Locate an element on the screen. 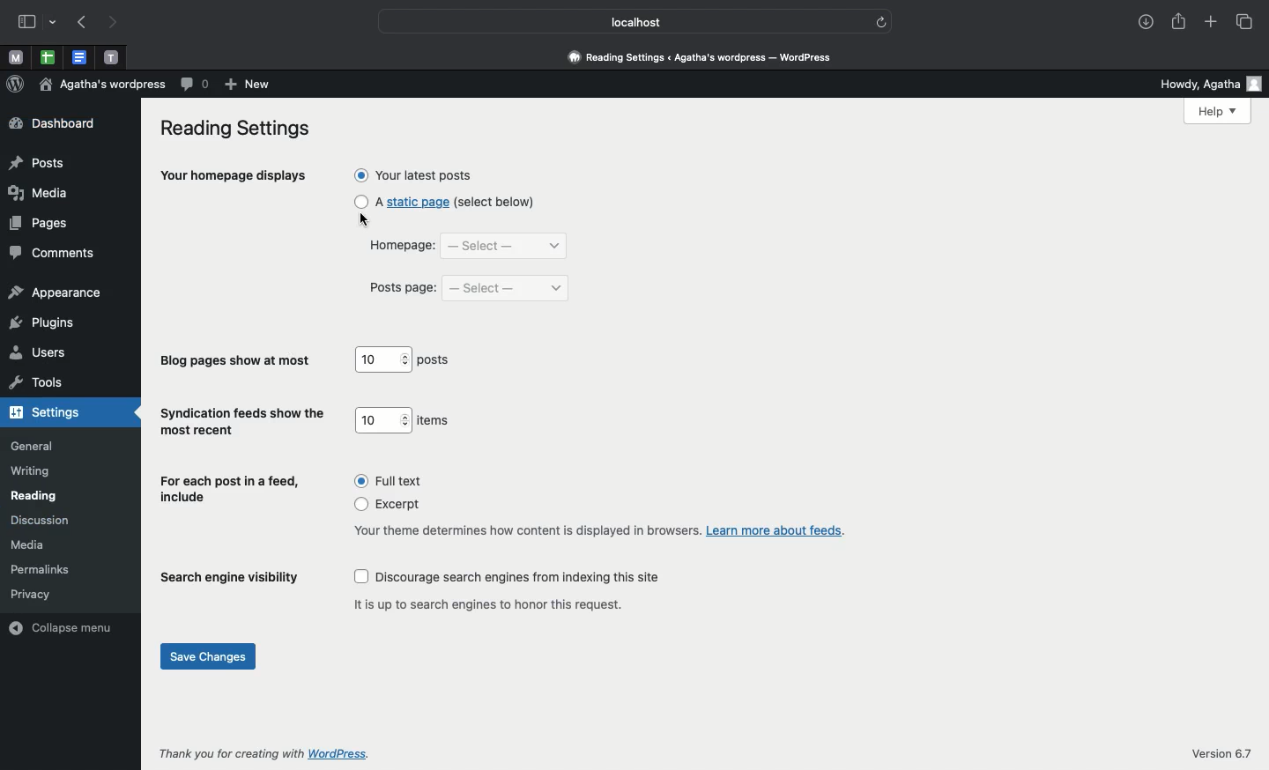 The height and width of the screenshot is (770, 1269). Previous page is located at coordinates (85, 23).